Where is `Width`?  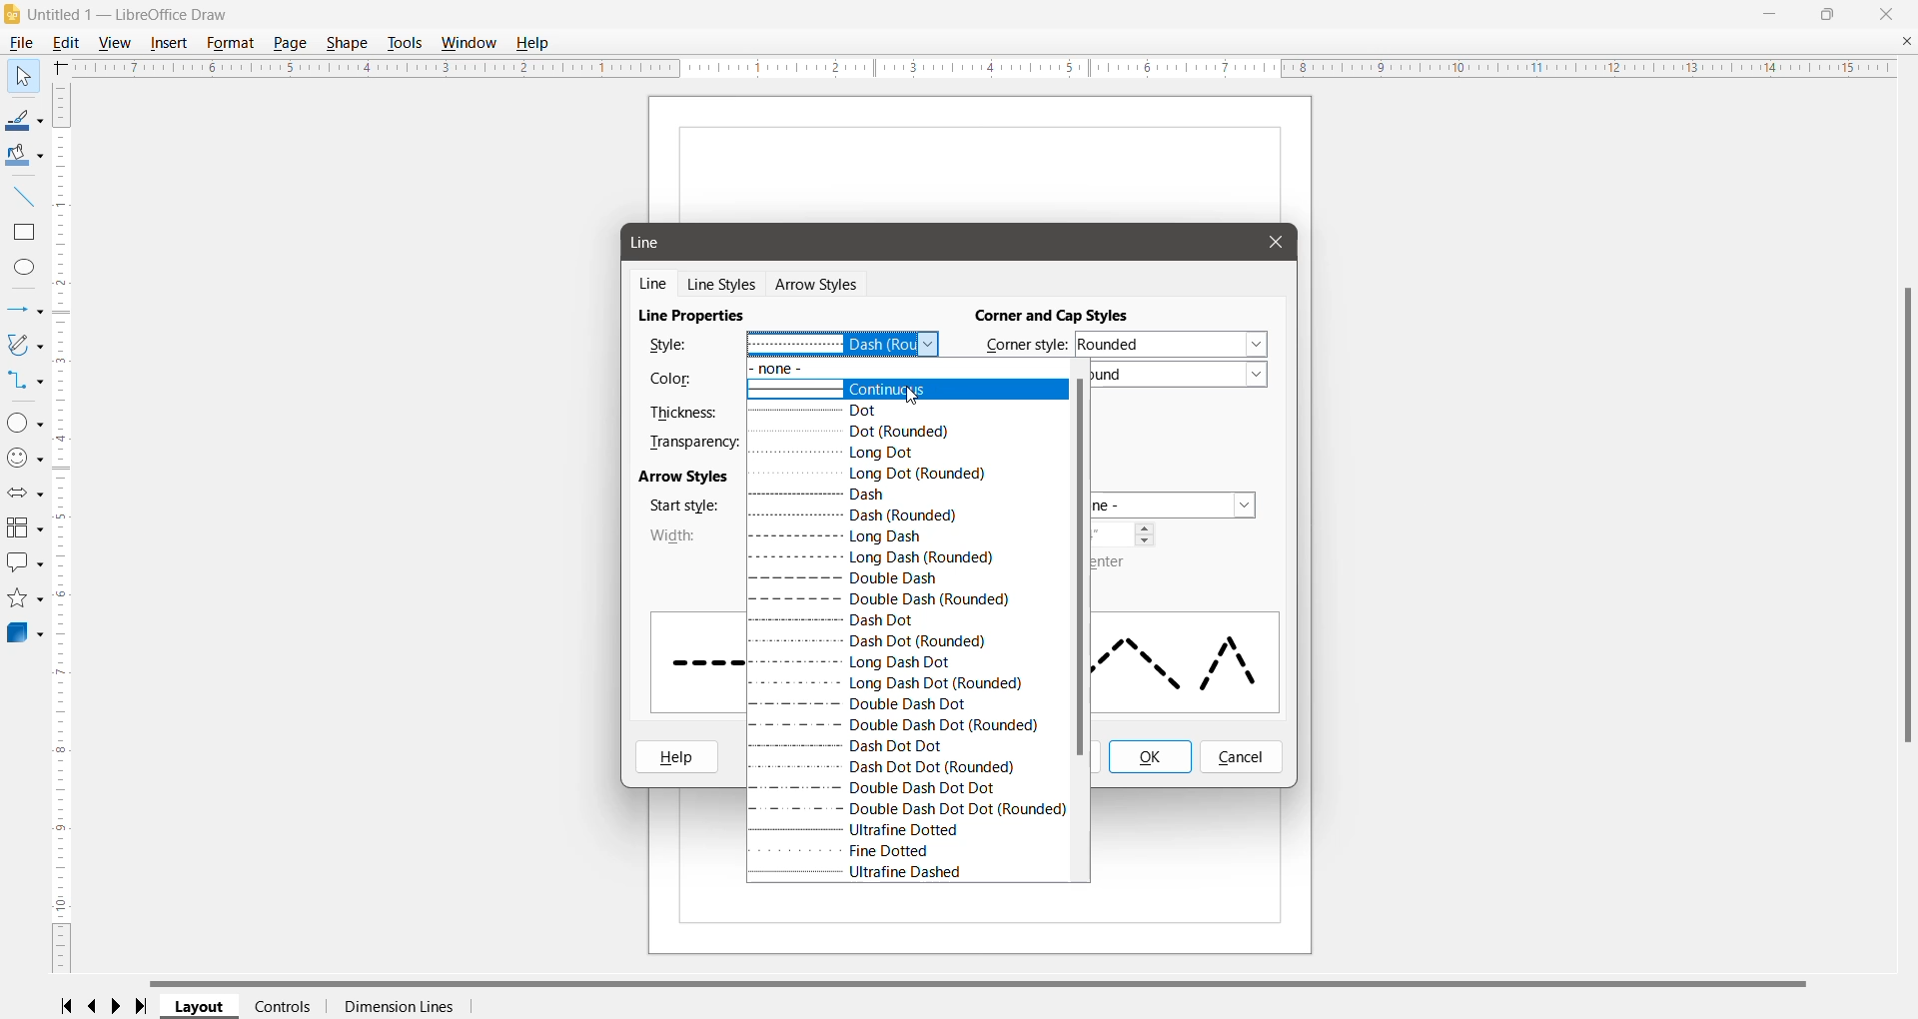
Width is located at coordinates (680, 536).